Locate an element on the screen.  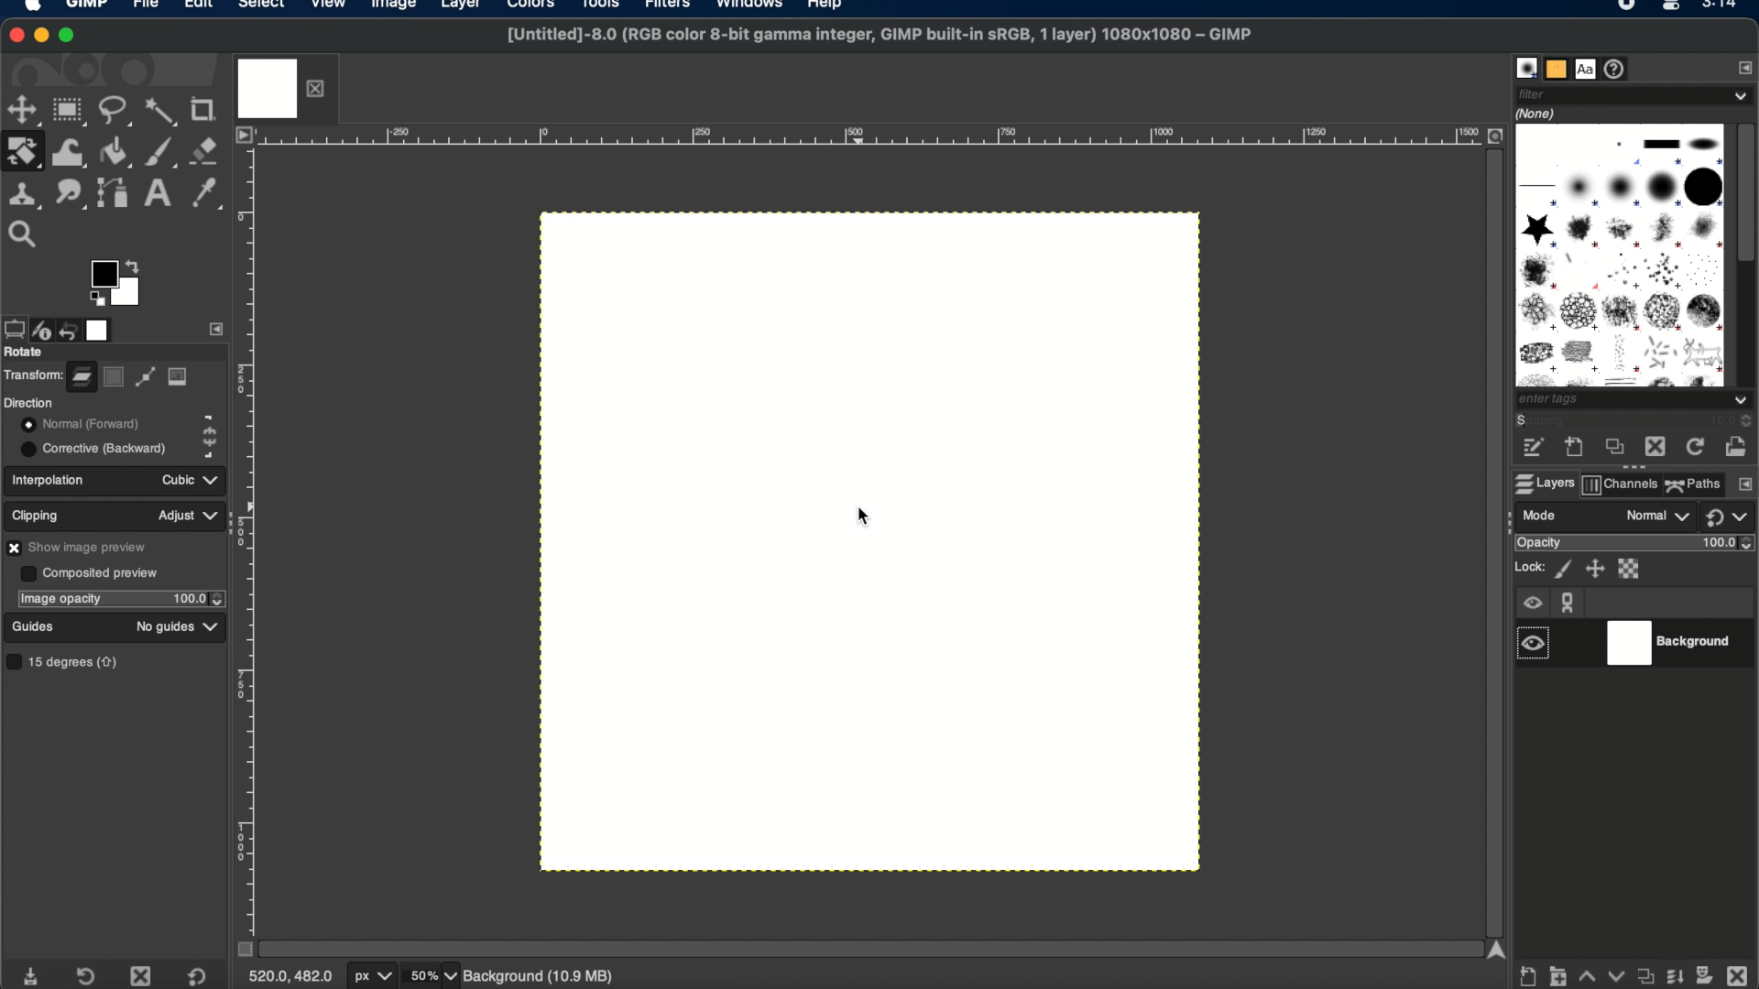
scroll bar is located at coordinates (864, 947).